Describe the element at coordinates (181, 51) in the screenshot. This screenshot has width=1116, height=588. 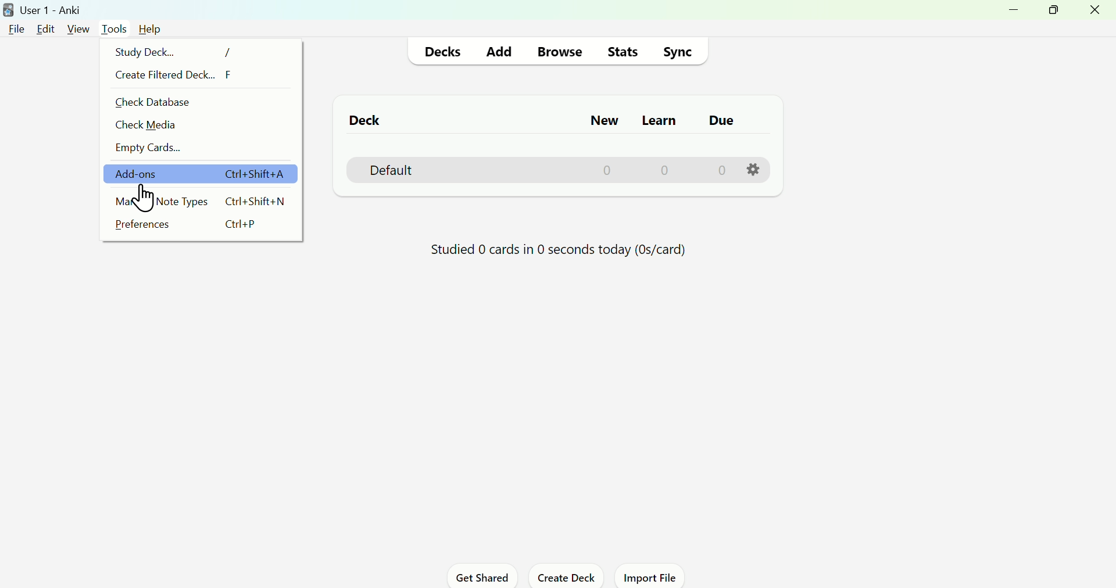
I see `Study Deck...` at that location.